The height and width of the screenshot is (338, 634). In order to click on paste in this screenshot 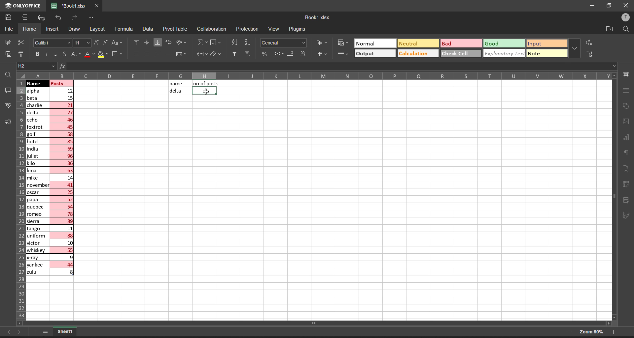, I will do `click(7, 54)`.